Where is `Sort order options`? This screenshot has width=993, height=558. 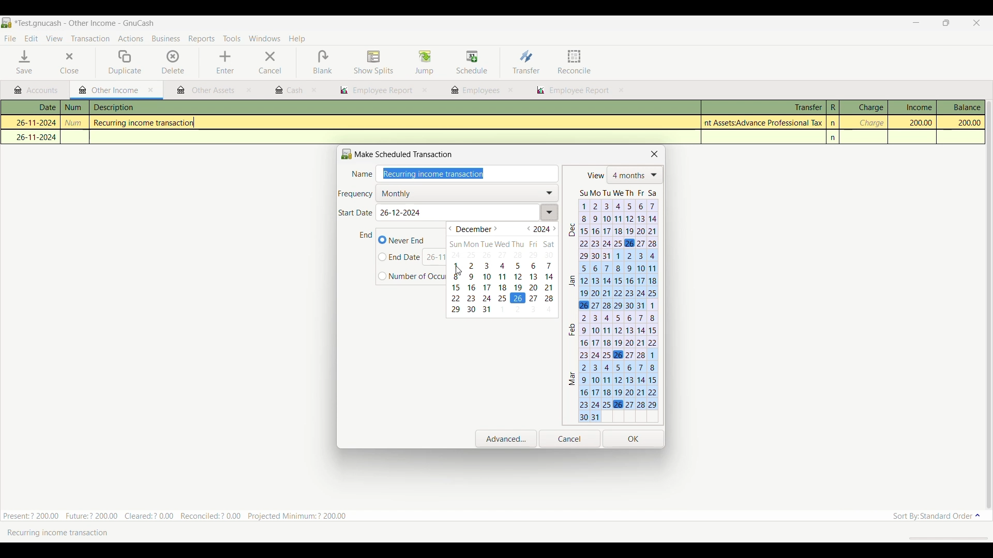
Sort order options is located at coordinates (937, 516).